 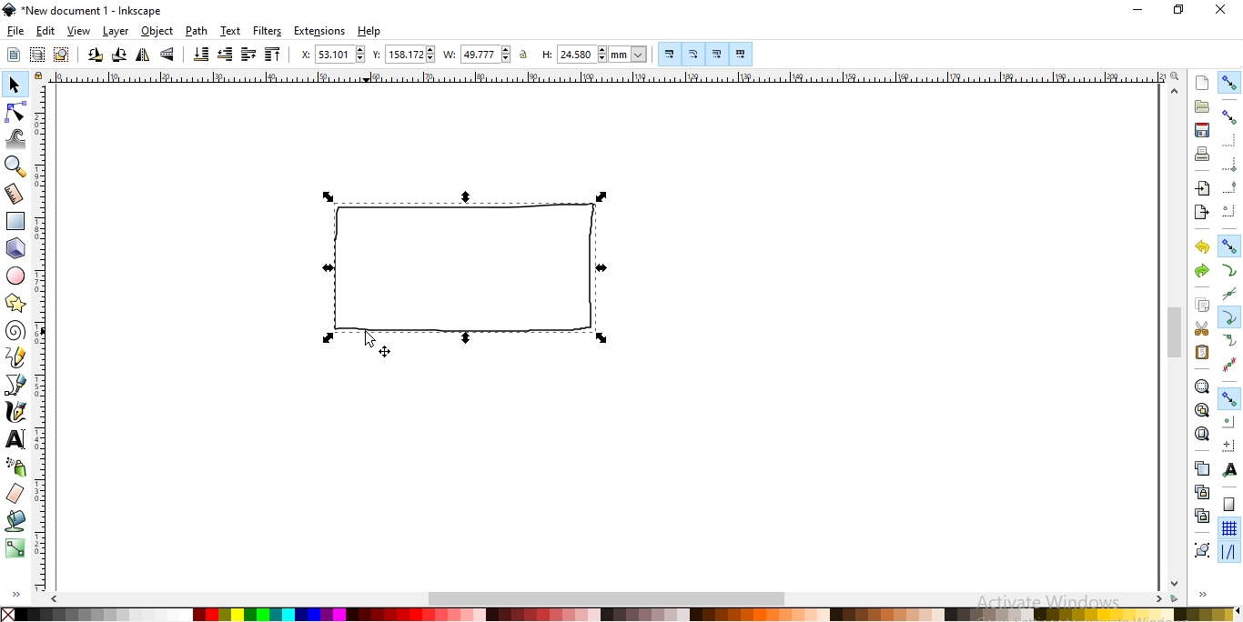 What do you see at coordinates (1201, 468) in the screenshot?
I see `create a dupllicate` at bounding box center [1201, 468].